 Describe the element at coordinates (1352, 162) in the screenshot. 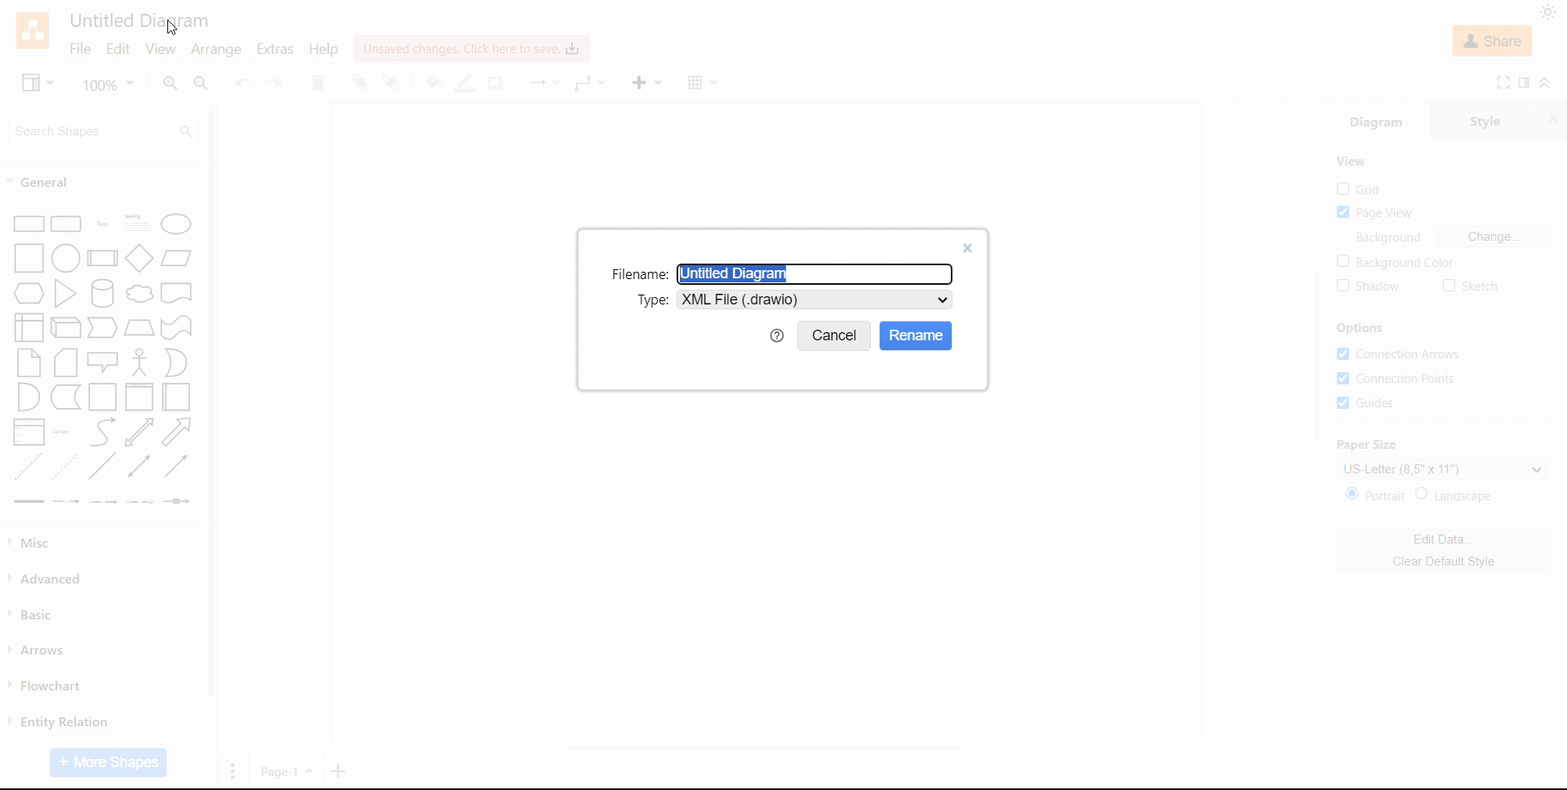

I see `view ` at that location.